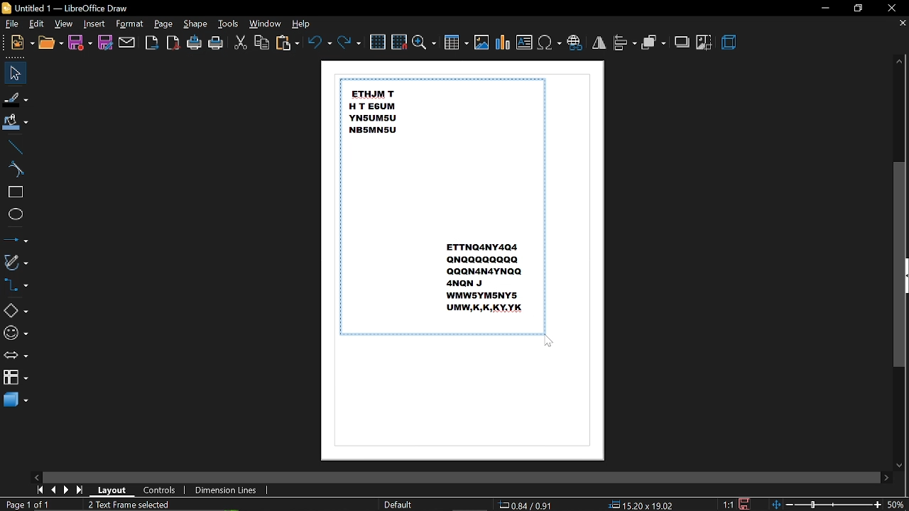 The image size is (909, 511). What do you see at coordinates (163, 490) in the screenshot?
I see `controls` at bounding box center [163, 490].